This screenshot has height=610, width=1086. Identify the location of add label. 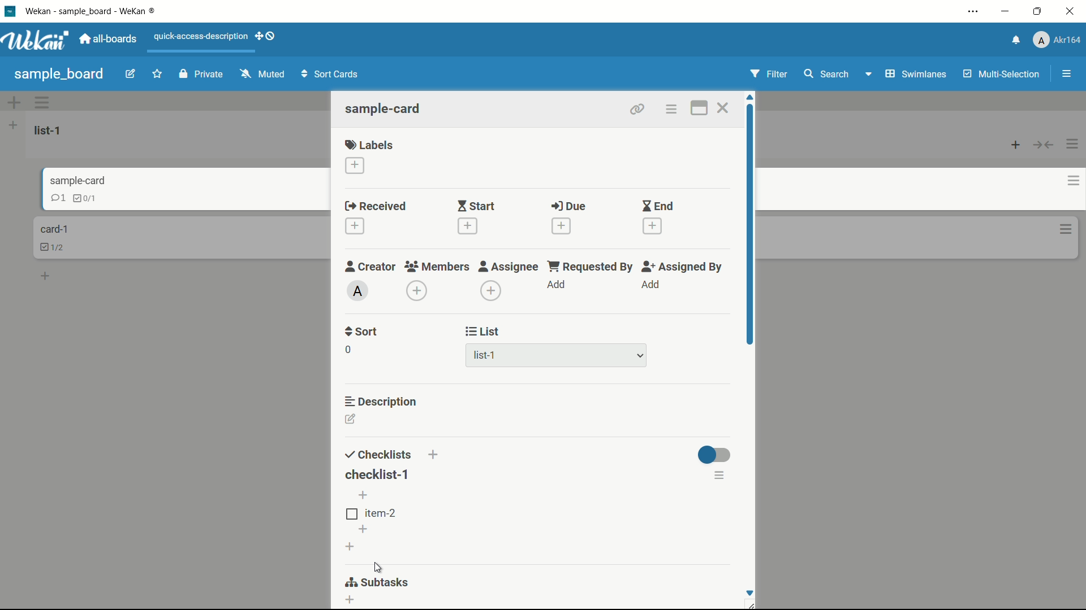
(355, 165).